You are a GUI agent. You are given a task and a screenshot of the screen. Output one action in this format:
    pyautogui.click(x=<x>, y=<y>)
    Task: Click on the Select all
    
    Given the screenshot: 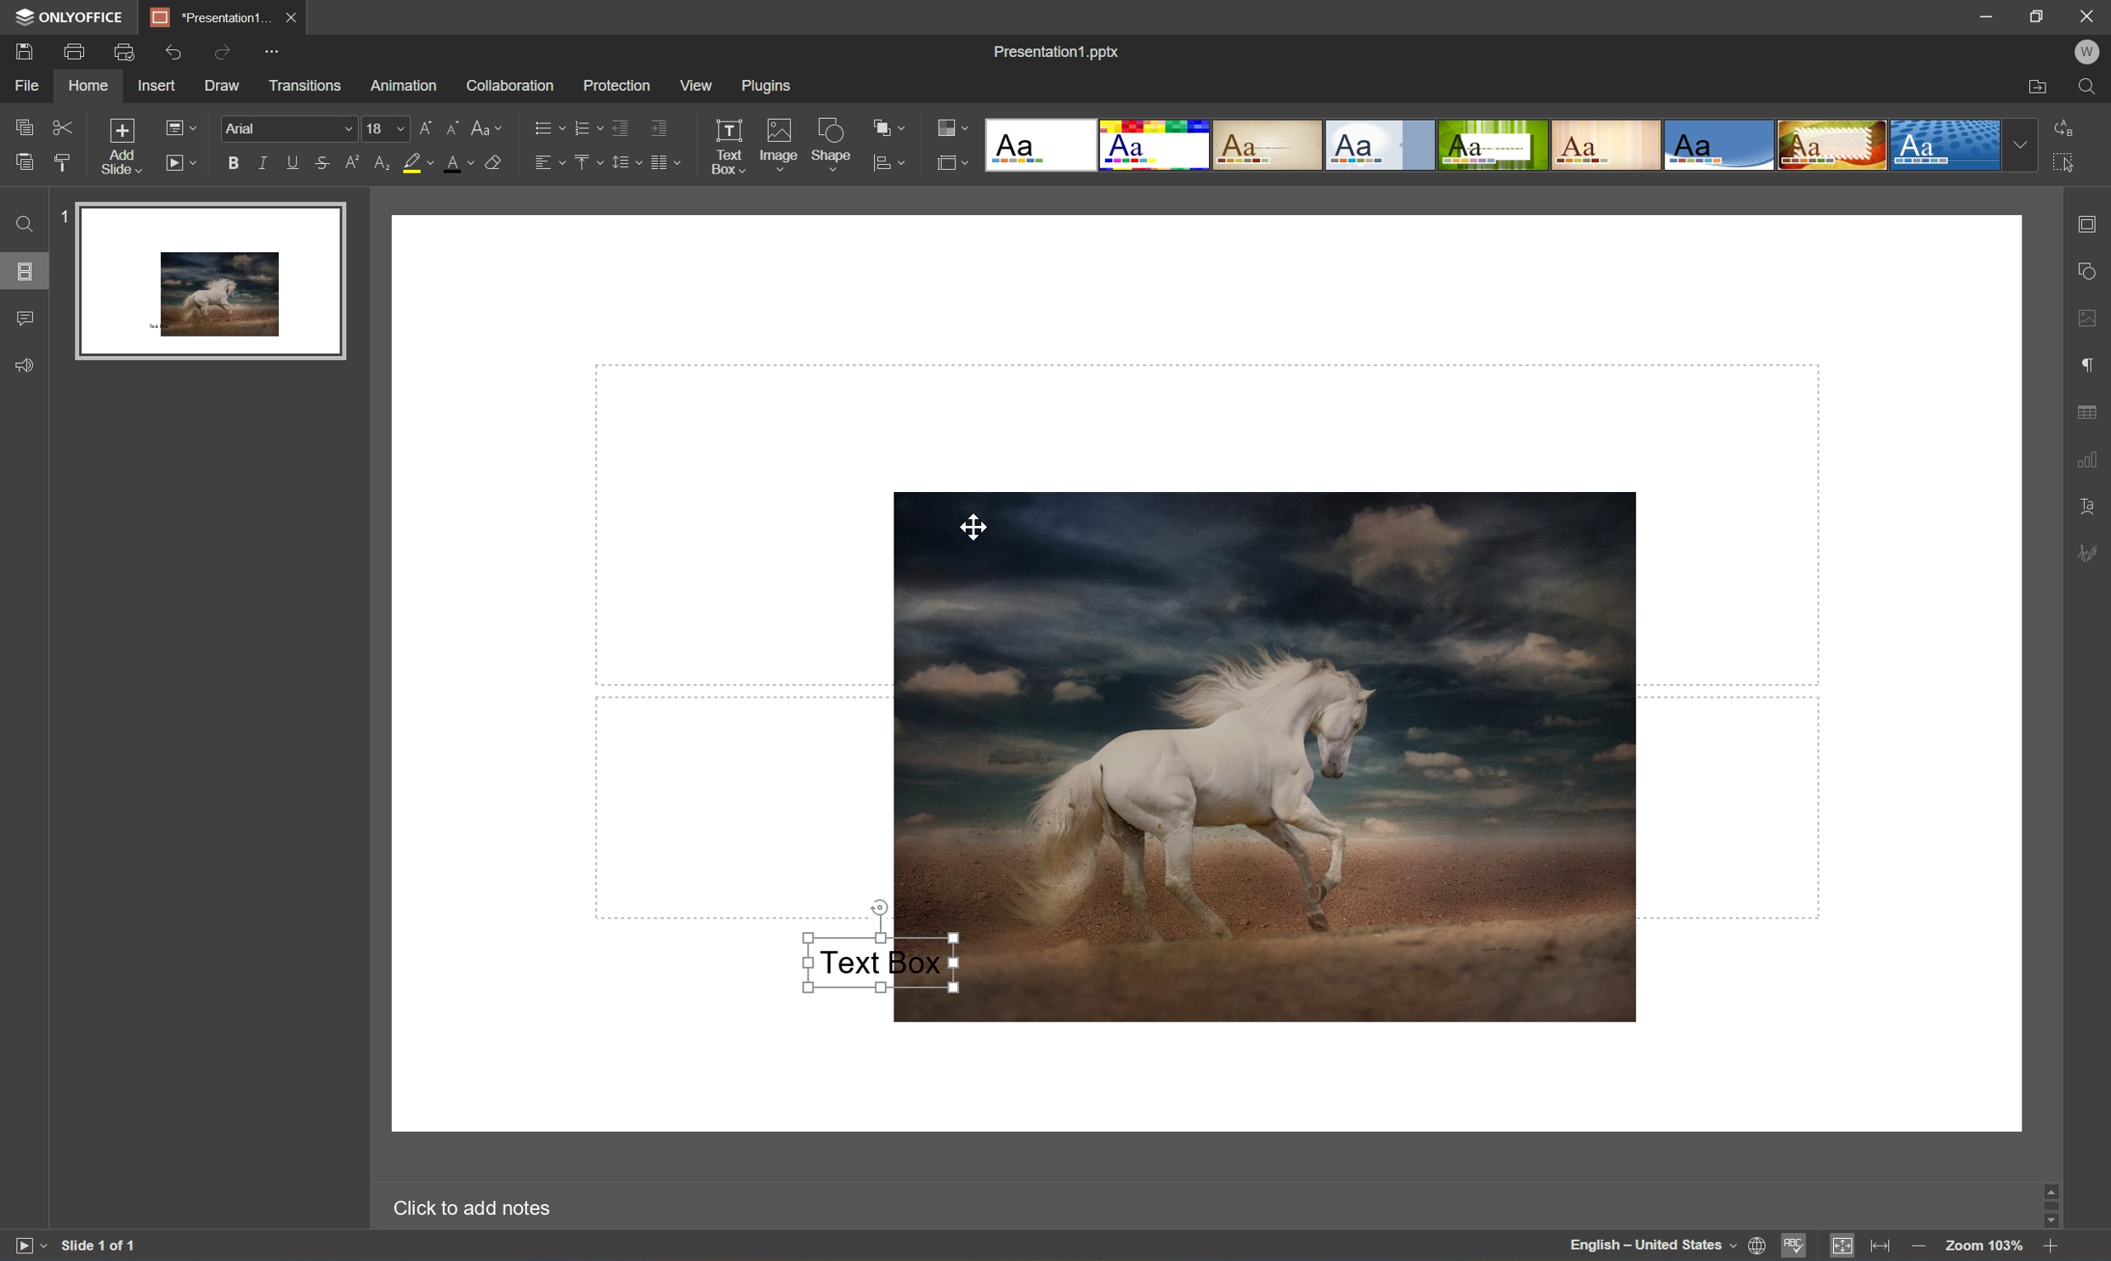 What is the action you would take?
    pyautogui.click(x=2066, y=160)
    